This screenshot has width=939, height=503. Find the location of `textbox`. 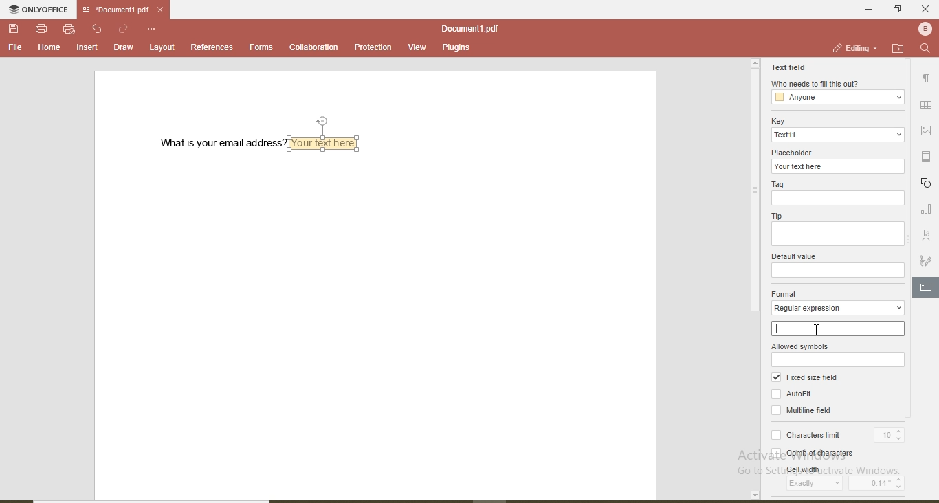

textbox is located at coordinates (327, 142).